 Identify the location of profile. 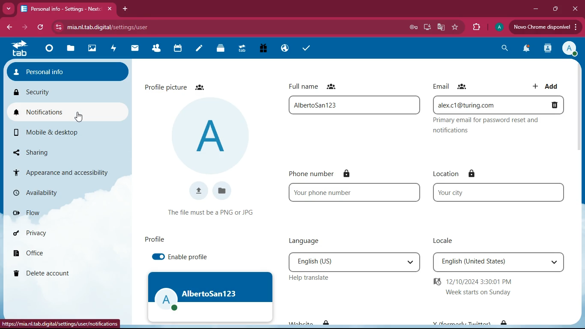
(158, 239).